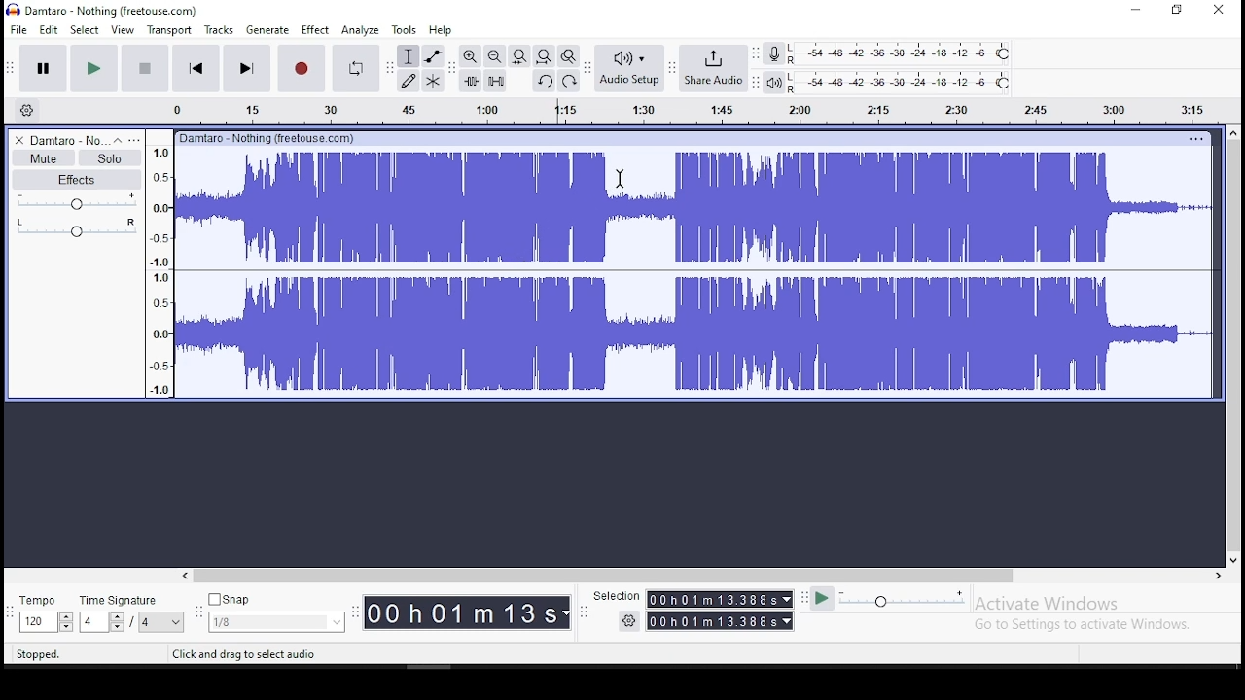  What do you see at coordinates (906, 601) in the screenshot?
I see `playback speed` at bounding box center [906, 601].